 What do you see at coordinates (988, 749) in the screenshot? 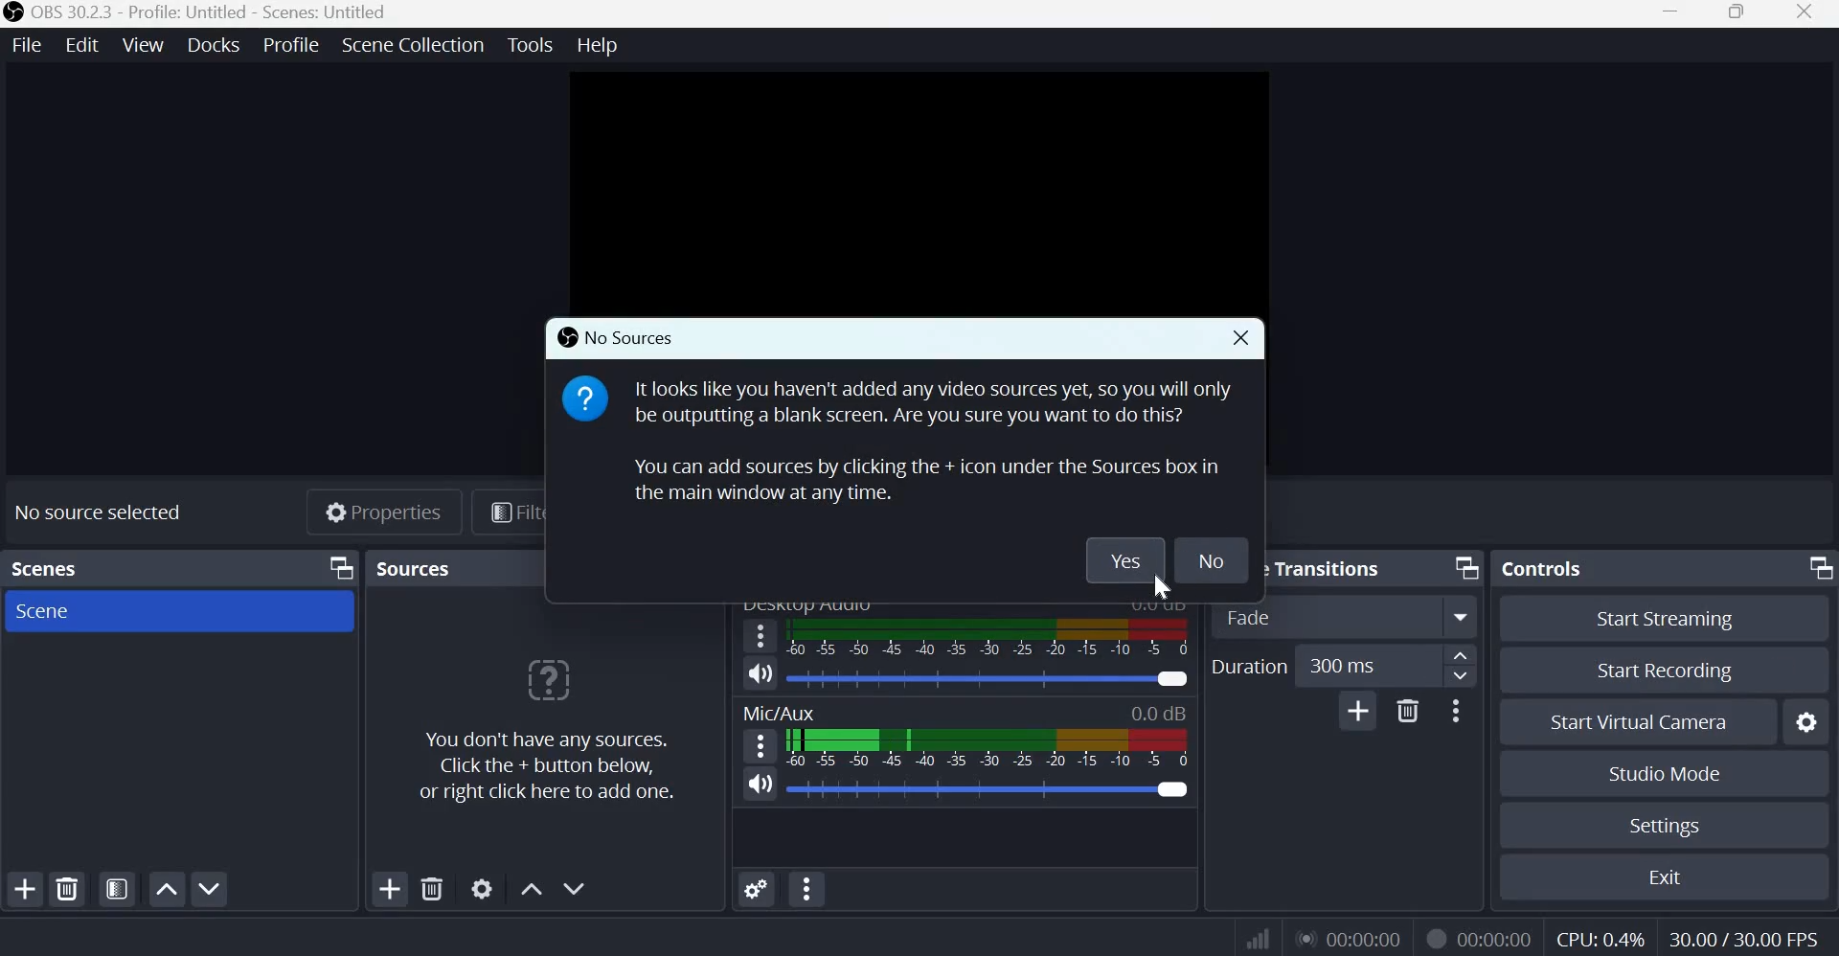
I see `Volume Meter` at bounding box center [988, 749].